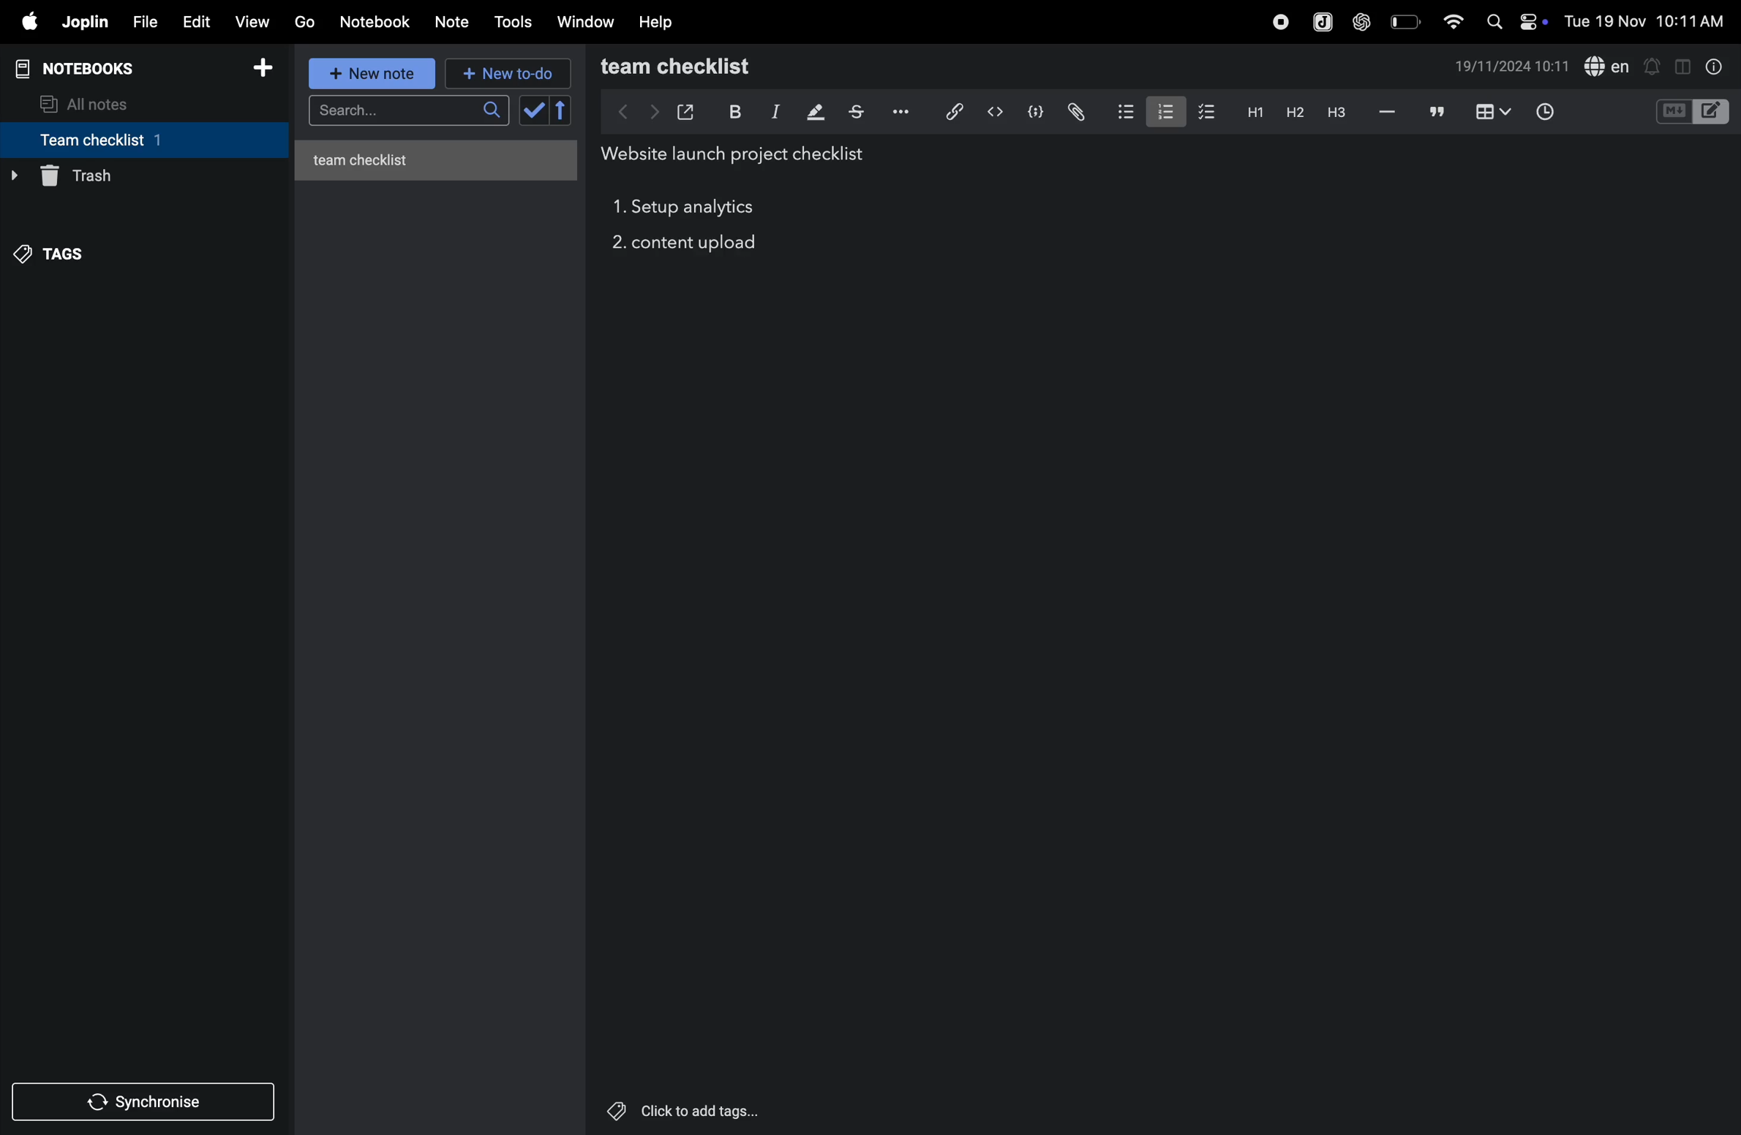  Describe the element at coordinates (1434, 113) in the screenshot. I see `comments` at that location.